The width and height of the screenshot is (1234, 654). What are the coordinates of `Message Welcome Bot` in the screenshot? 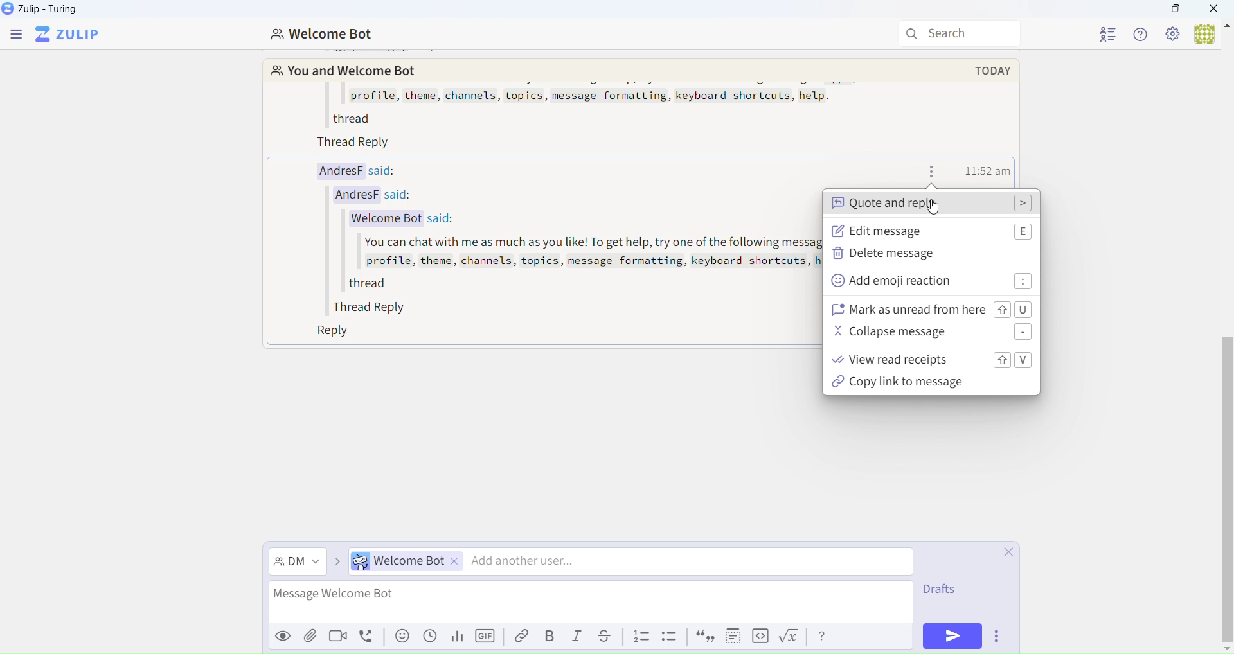 It's located at (582, 601).